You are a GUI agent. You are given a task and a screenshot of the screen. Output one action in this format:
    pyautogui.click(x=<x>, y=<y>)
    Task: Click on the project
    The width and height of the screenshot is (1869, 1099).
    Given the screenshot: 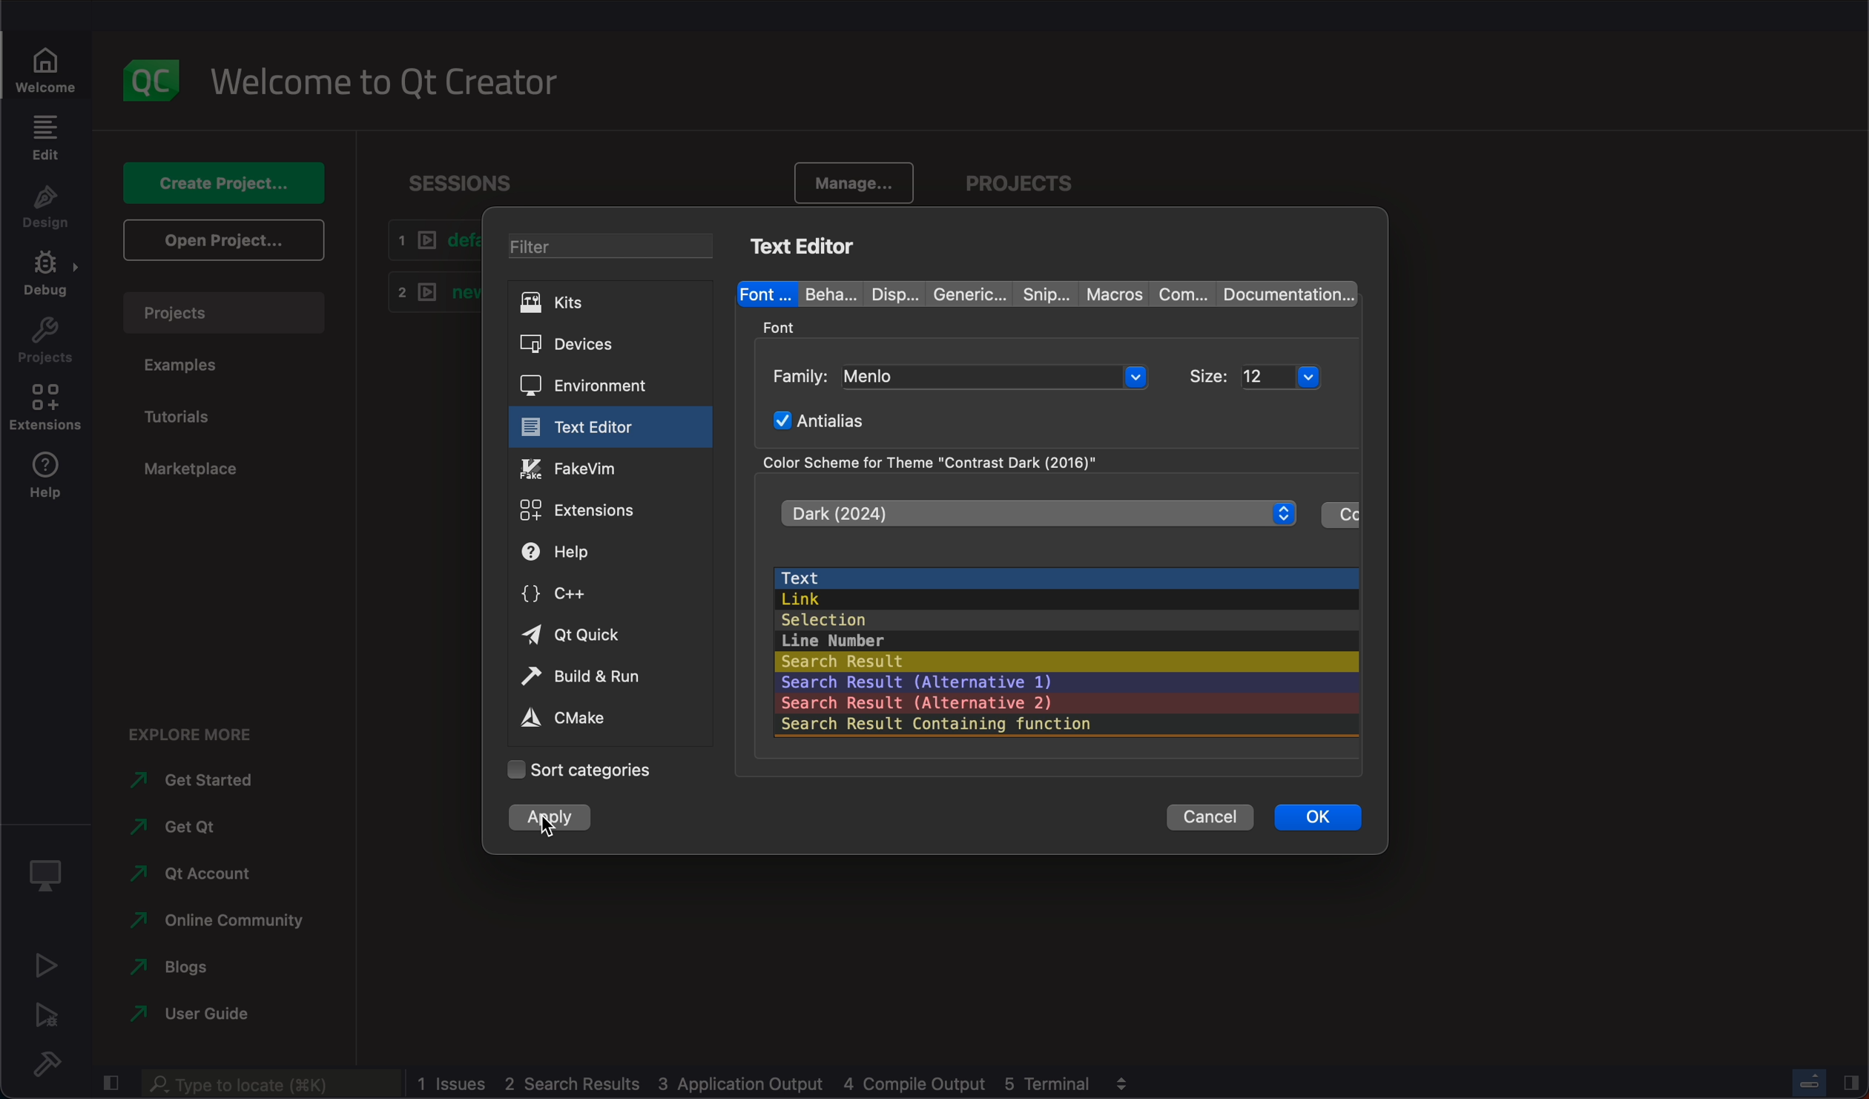 What is the action you would take?
    pyautogui.click(x=226, y=311)
    